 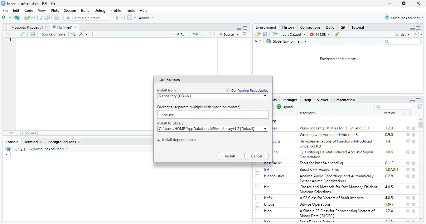 What do you see at coordinates (79, 142) in the screenshot?
I see `close` at bounding box center [79, 142].